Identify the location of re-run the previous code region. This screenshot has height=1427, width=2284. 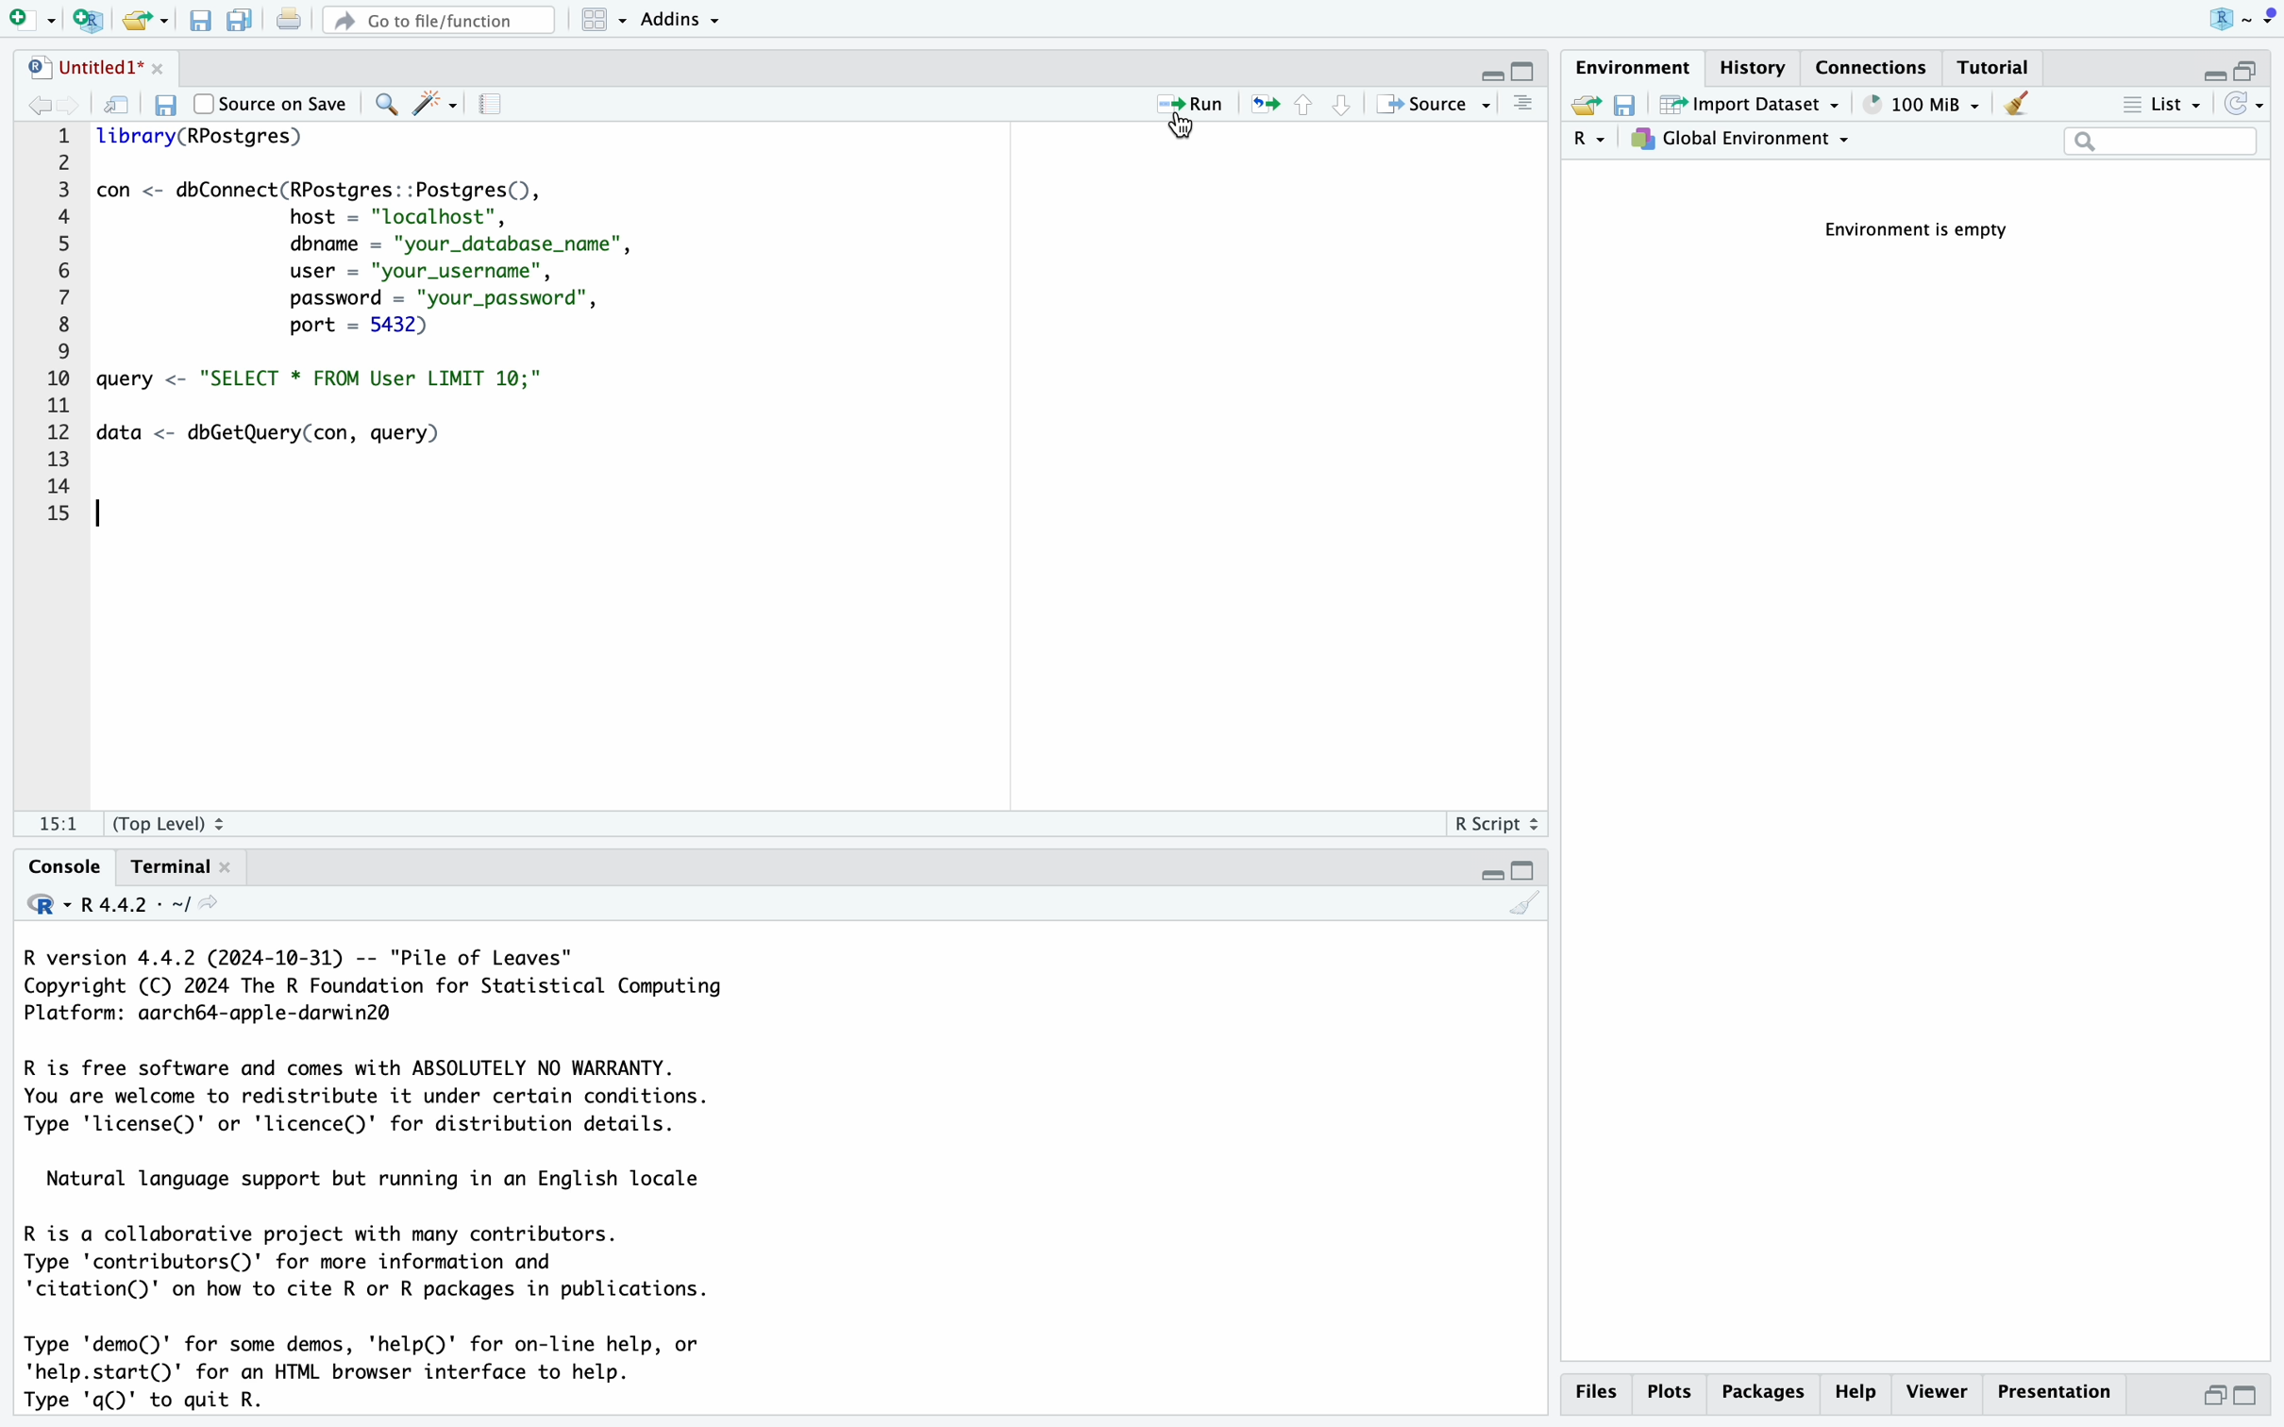
(1260, 108).